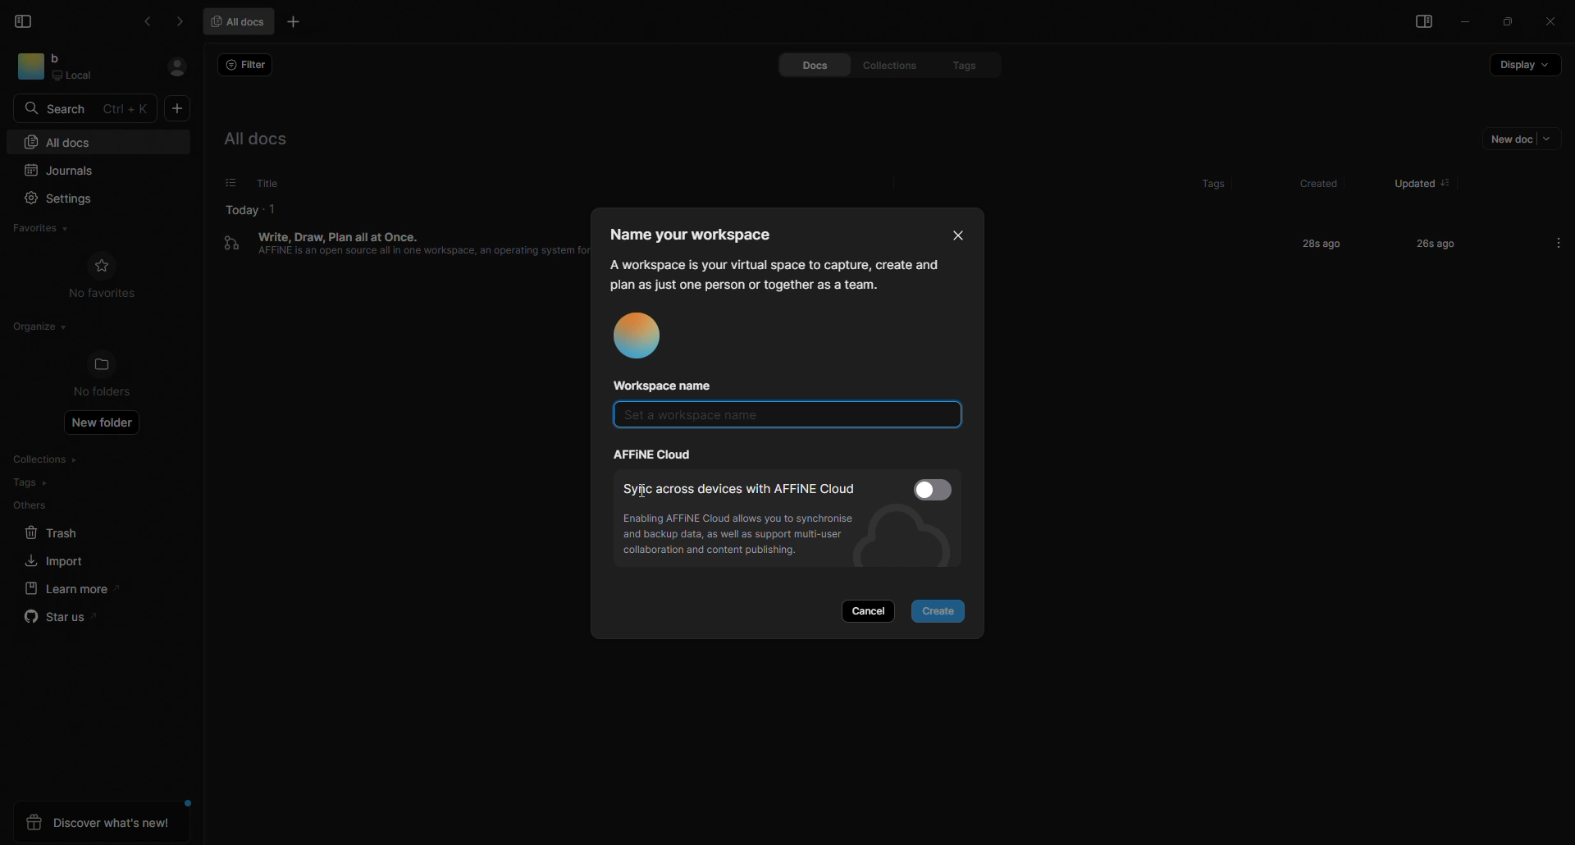 The image size is (1575, 845). I want to click on time, so click(1423, 243).